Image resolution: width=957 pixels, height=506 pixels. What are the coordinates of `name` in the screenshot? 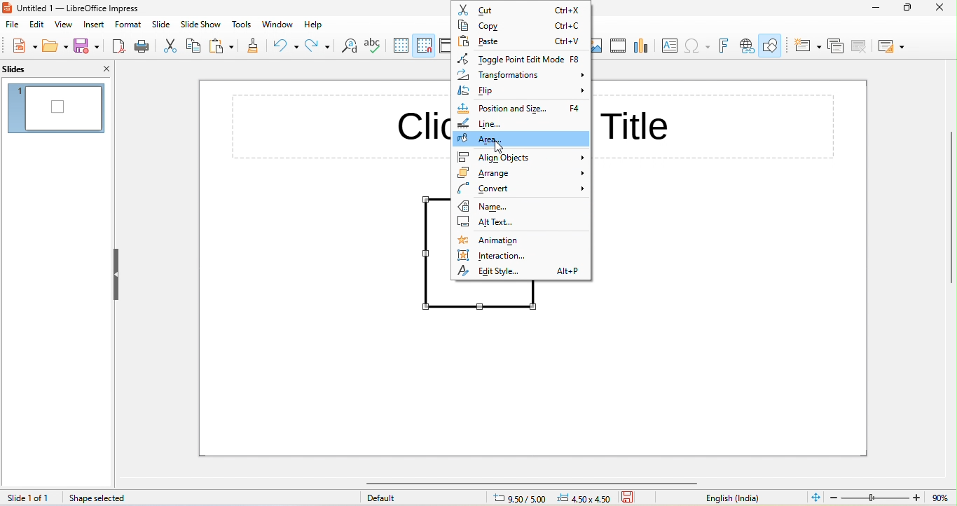 It's located at (520, 206).